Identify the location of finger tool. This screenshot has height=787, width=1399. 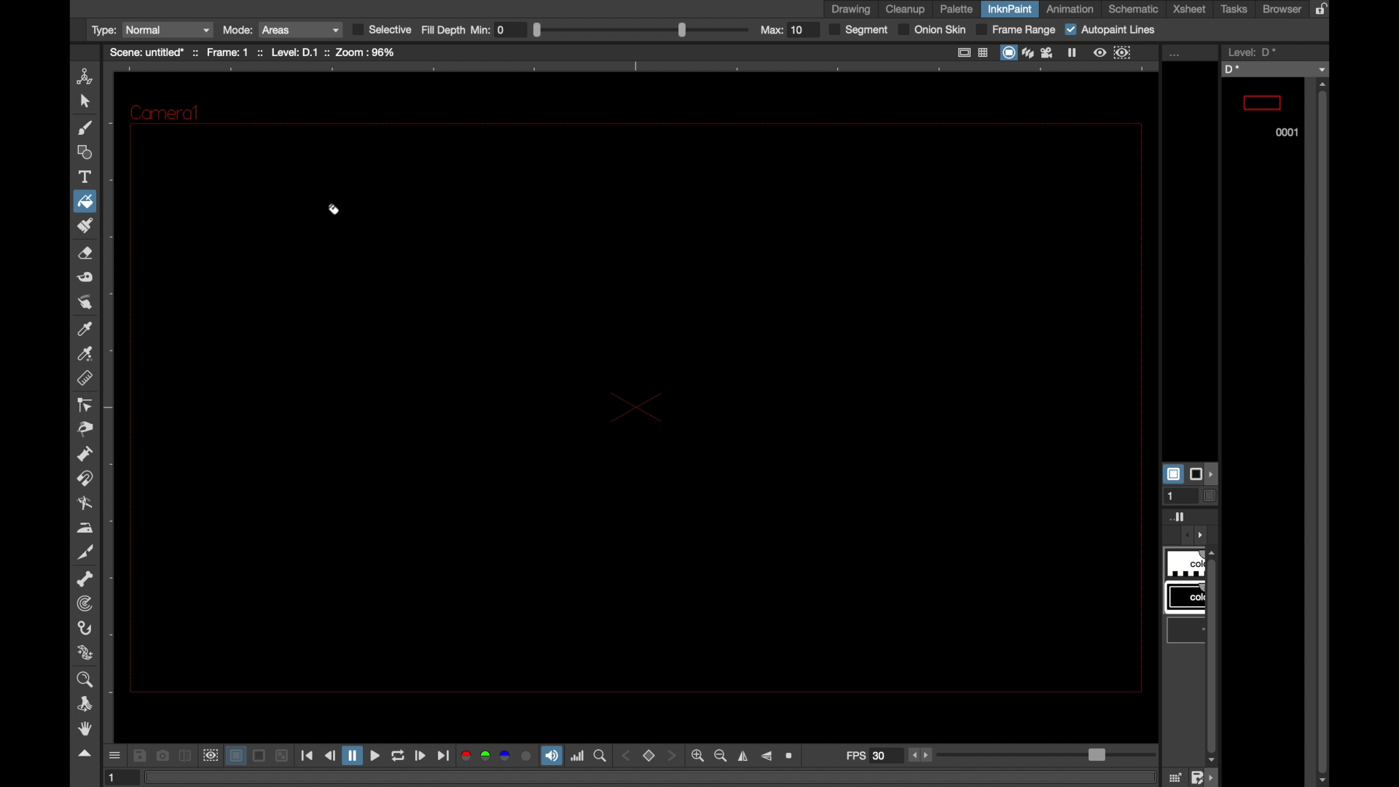
(84, 302).